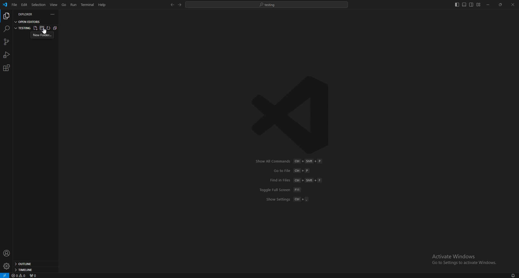 The height and width of the screenshot is (278, 519). Describe the element at coordinates (267, 4) in the screenshot. I see `search bar` at that location.